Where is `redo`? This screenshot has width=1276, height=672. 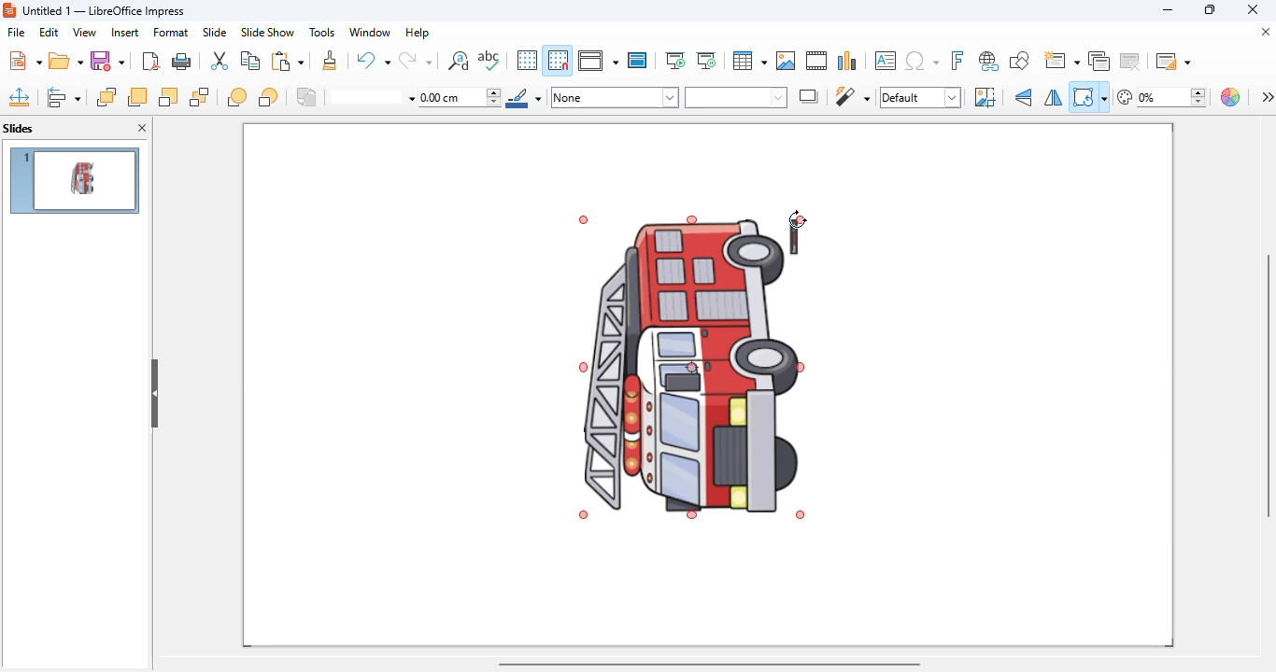 redo is located at coordinates (415, 60).